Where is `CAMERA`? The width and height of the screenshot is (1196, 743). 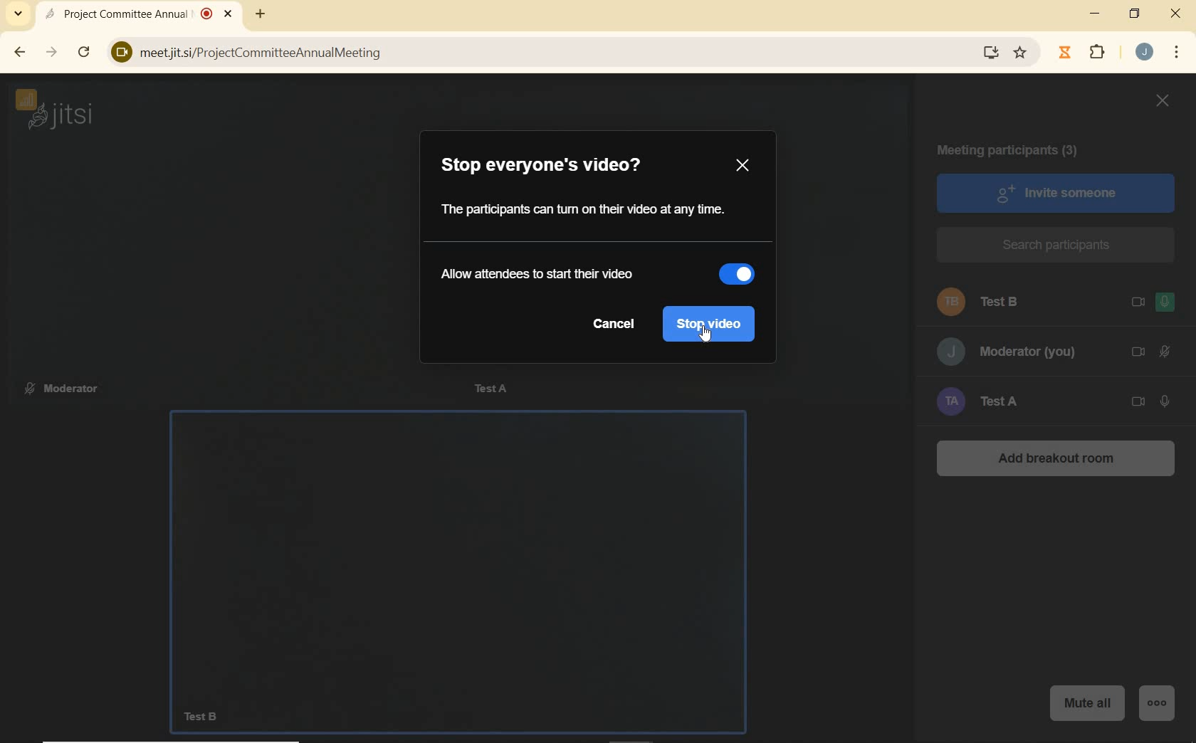 CAMERA is located at coordinates (1138, 352).